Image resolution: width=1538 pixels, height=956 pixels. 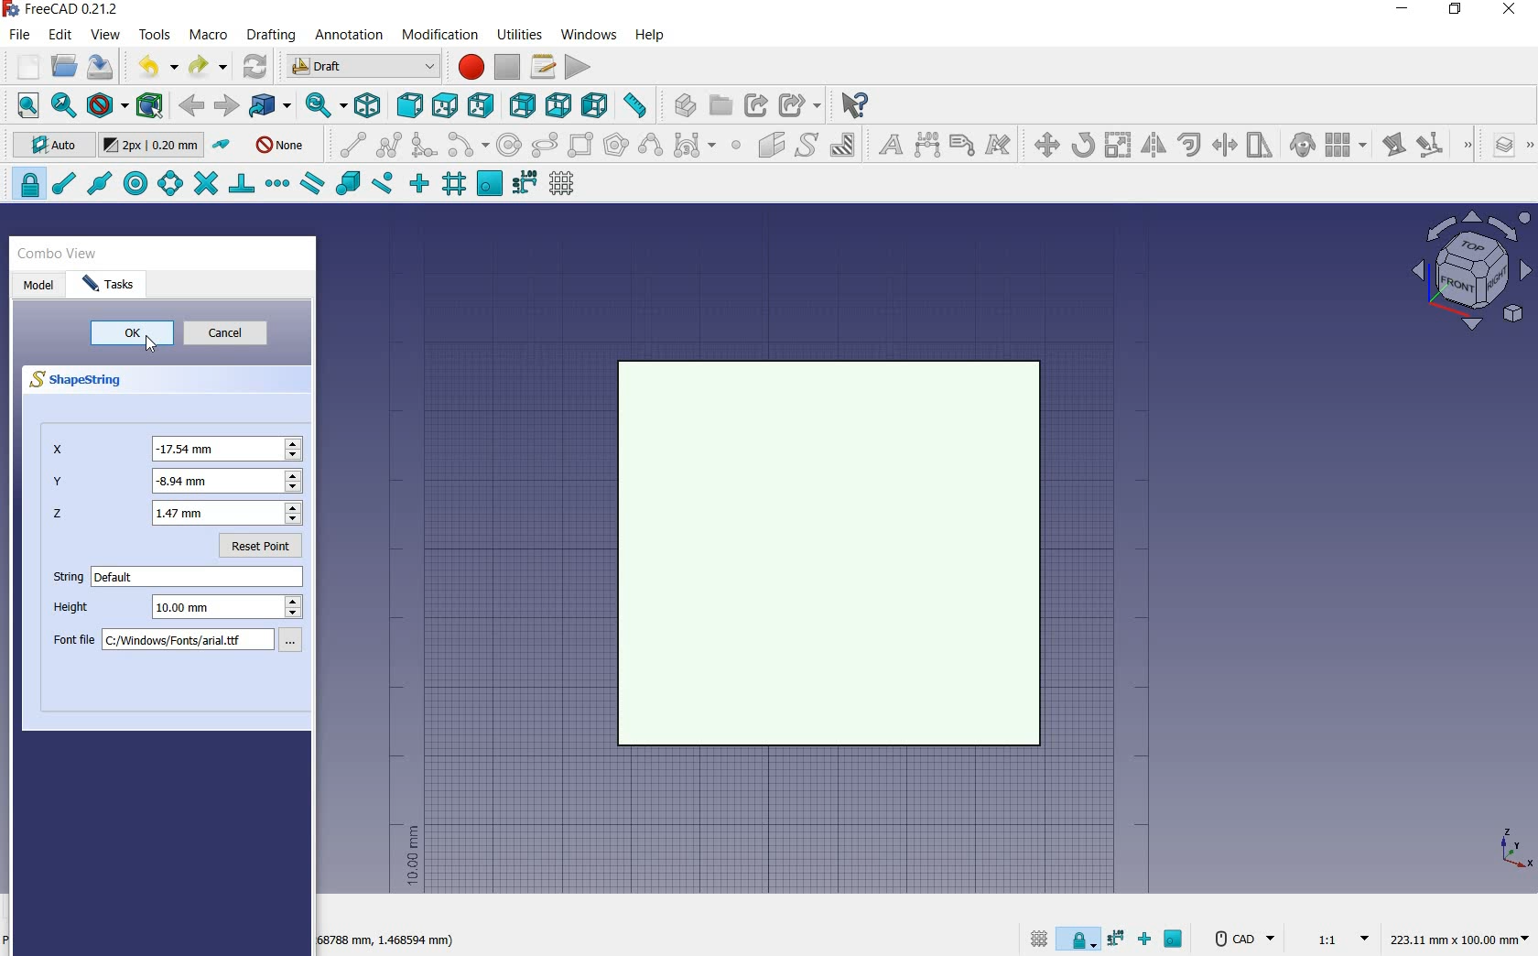 I want to click on trimex, so click(x=1223, y=147).